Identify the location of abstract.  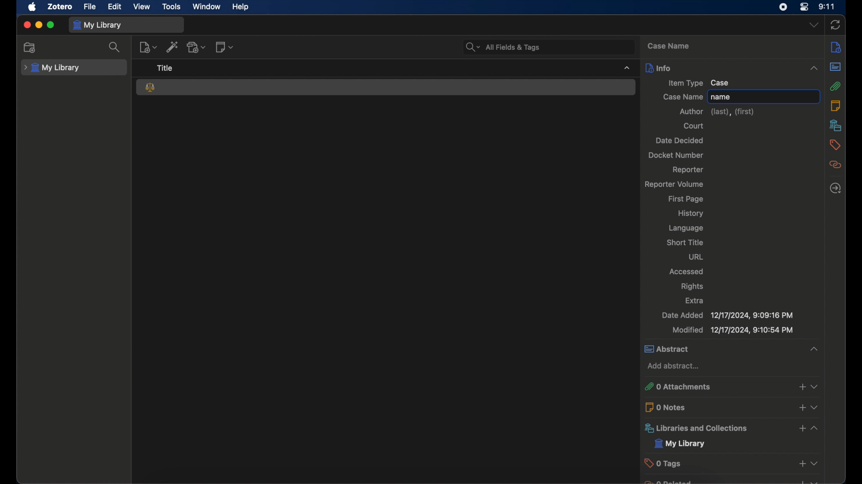
(836, 67).